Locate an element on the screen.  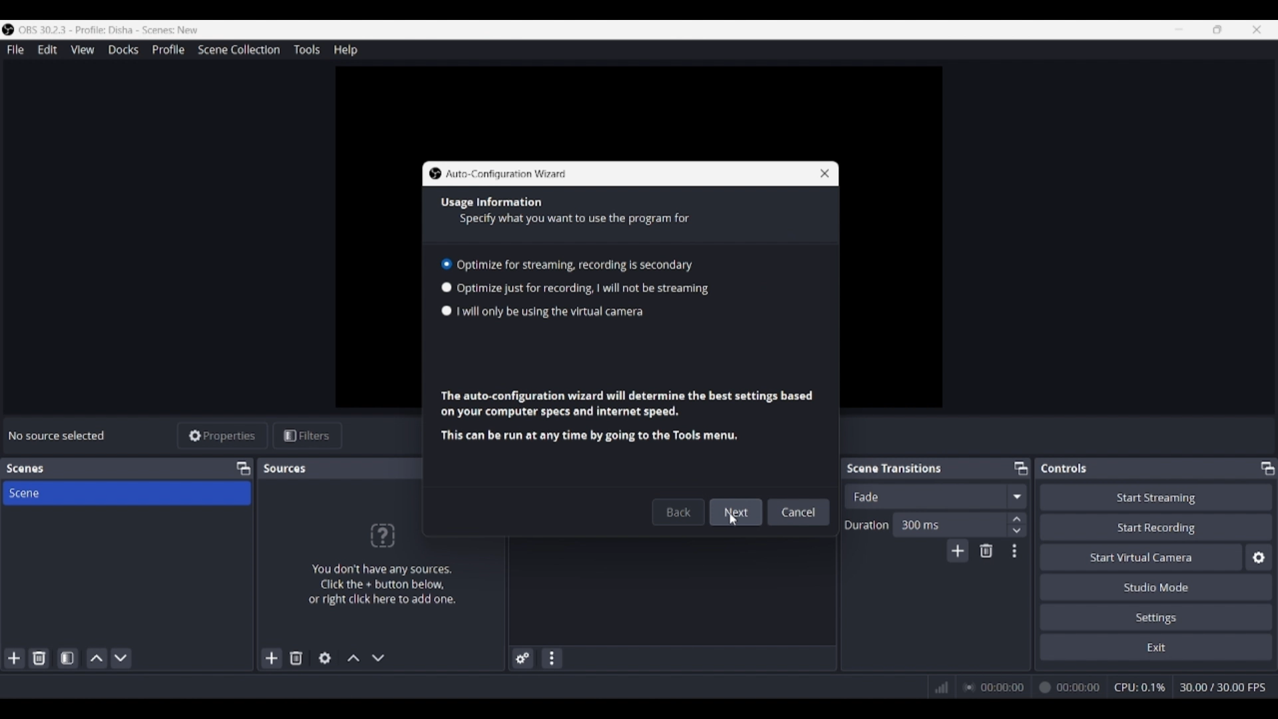
Filters is located at coordinates (308, 436).